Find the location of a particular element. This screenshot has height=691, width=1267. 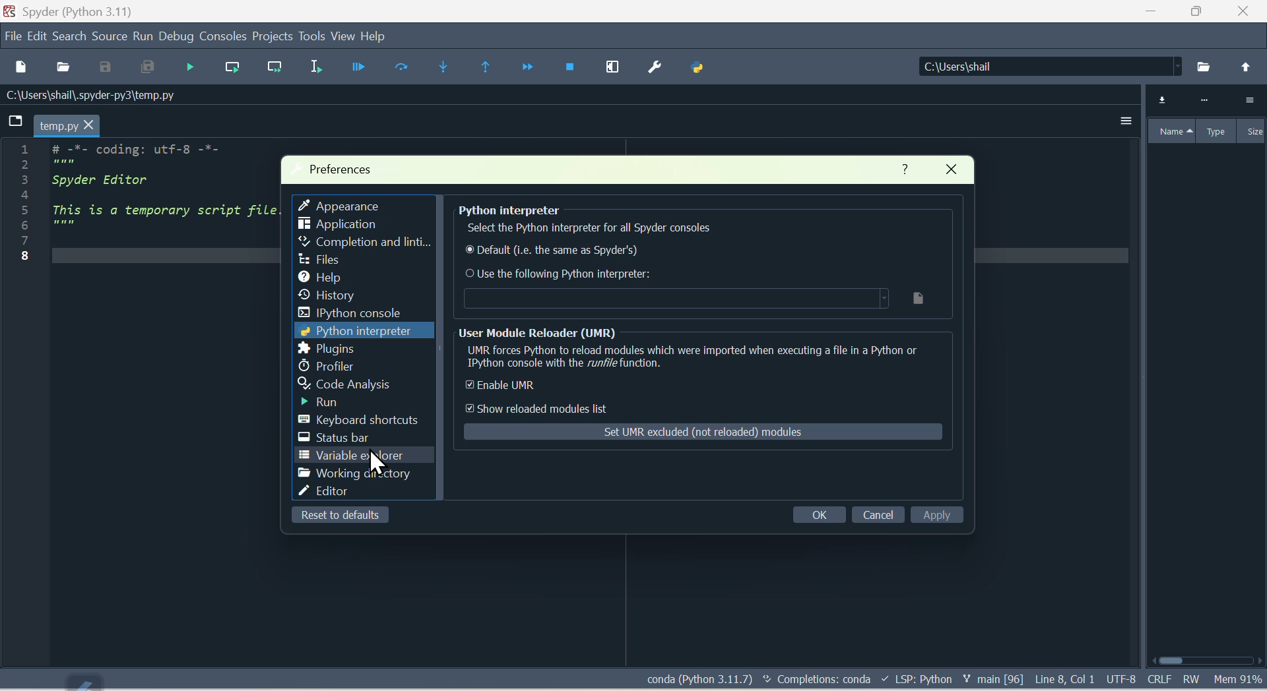

Spyder (python 3.11) is located at coordinates (75, 11).